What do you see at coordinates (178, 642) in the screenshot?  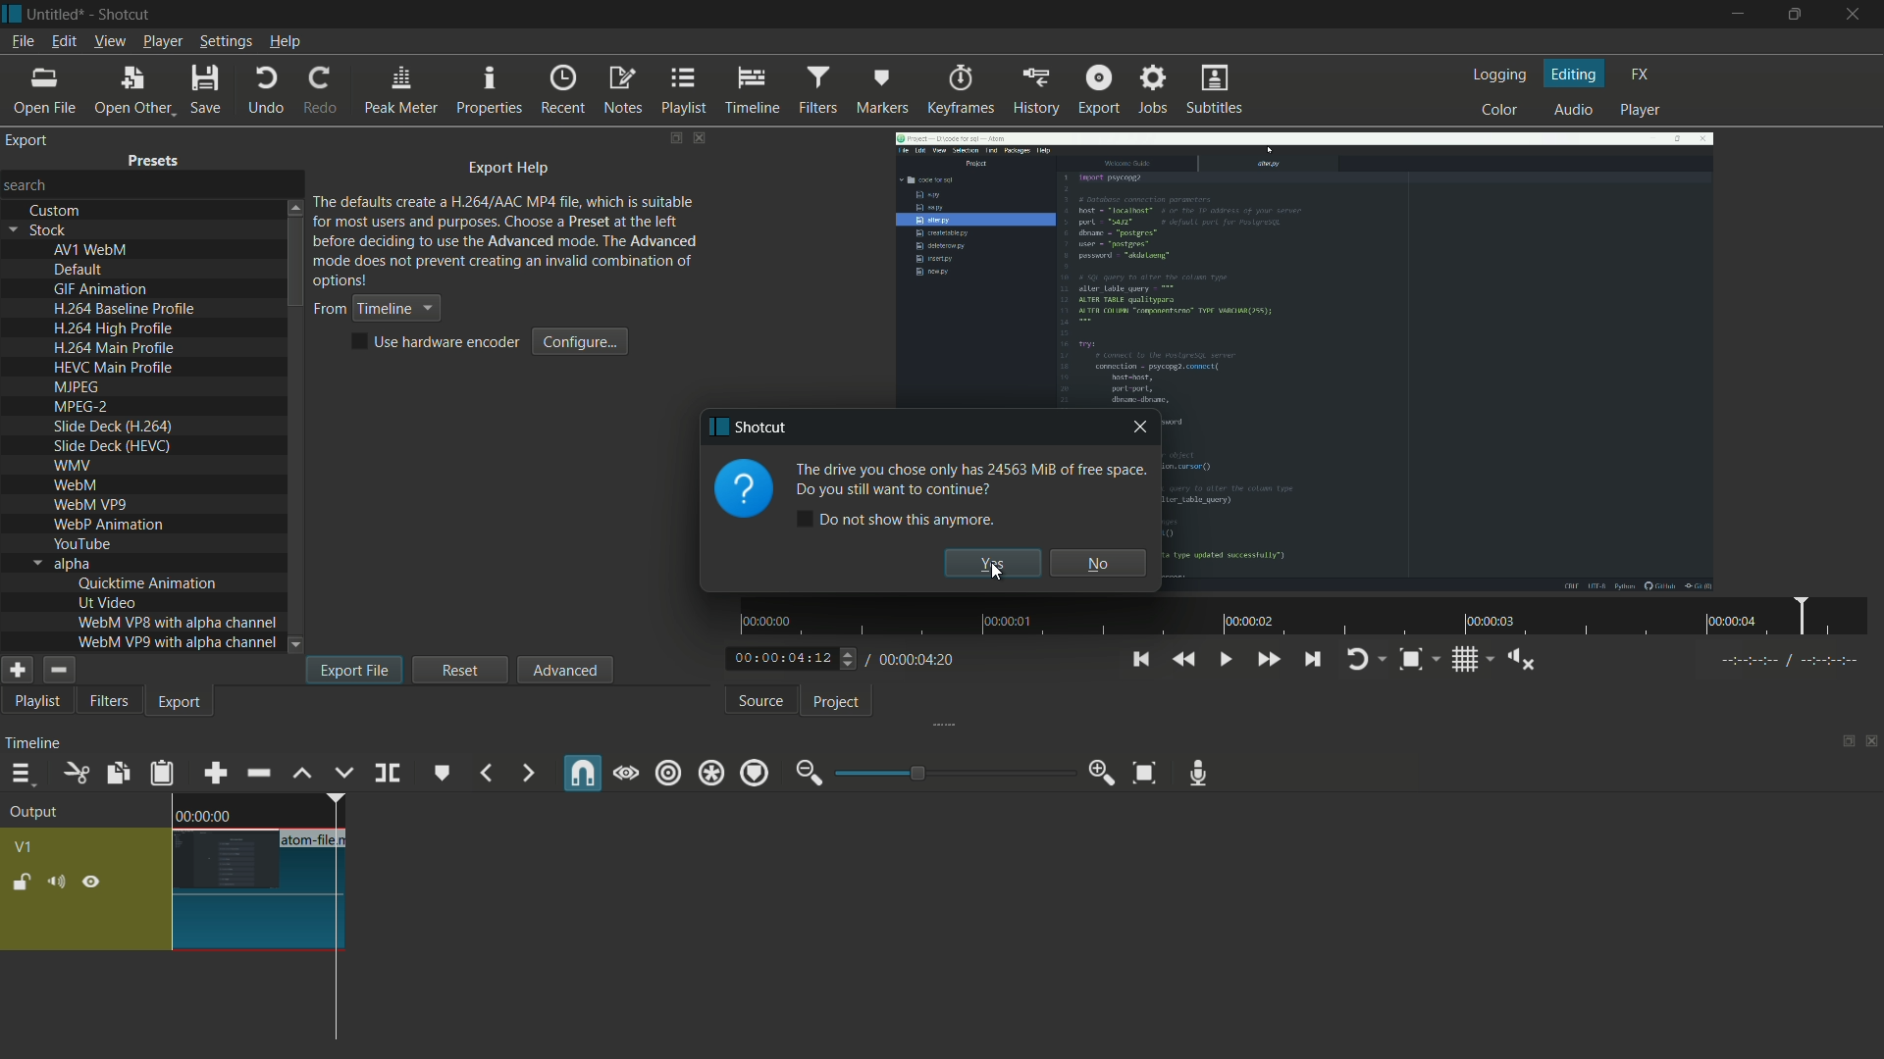 I see `webm vp9 with alpha channel` at bounding box center [178, 642].